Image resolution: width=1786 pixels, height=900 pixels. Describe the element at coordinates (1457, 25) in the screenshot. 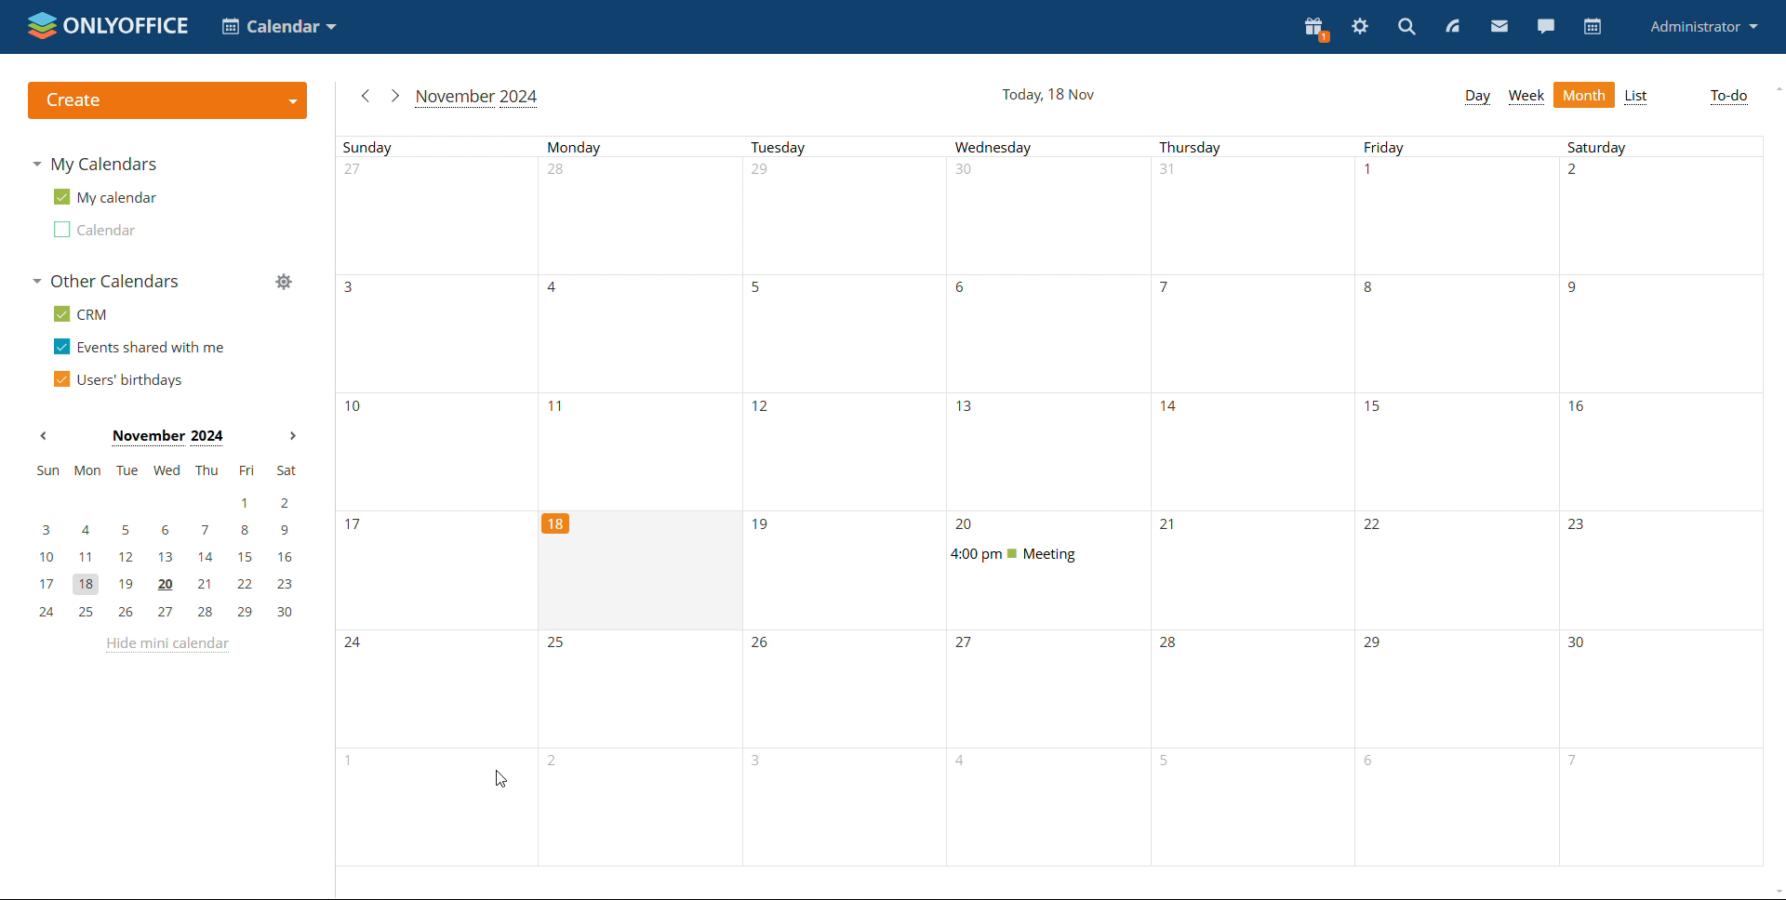

I see `feed` at that location.